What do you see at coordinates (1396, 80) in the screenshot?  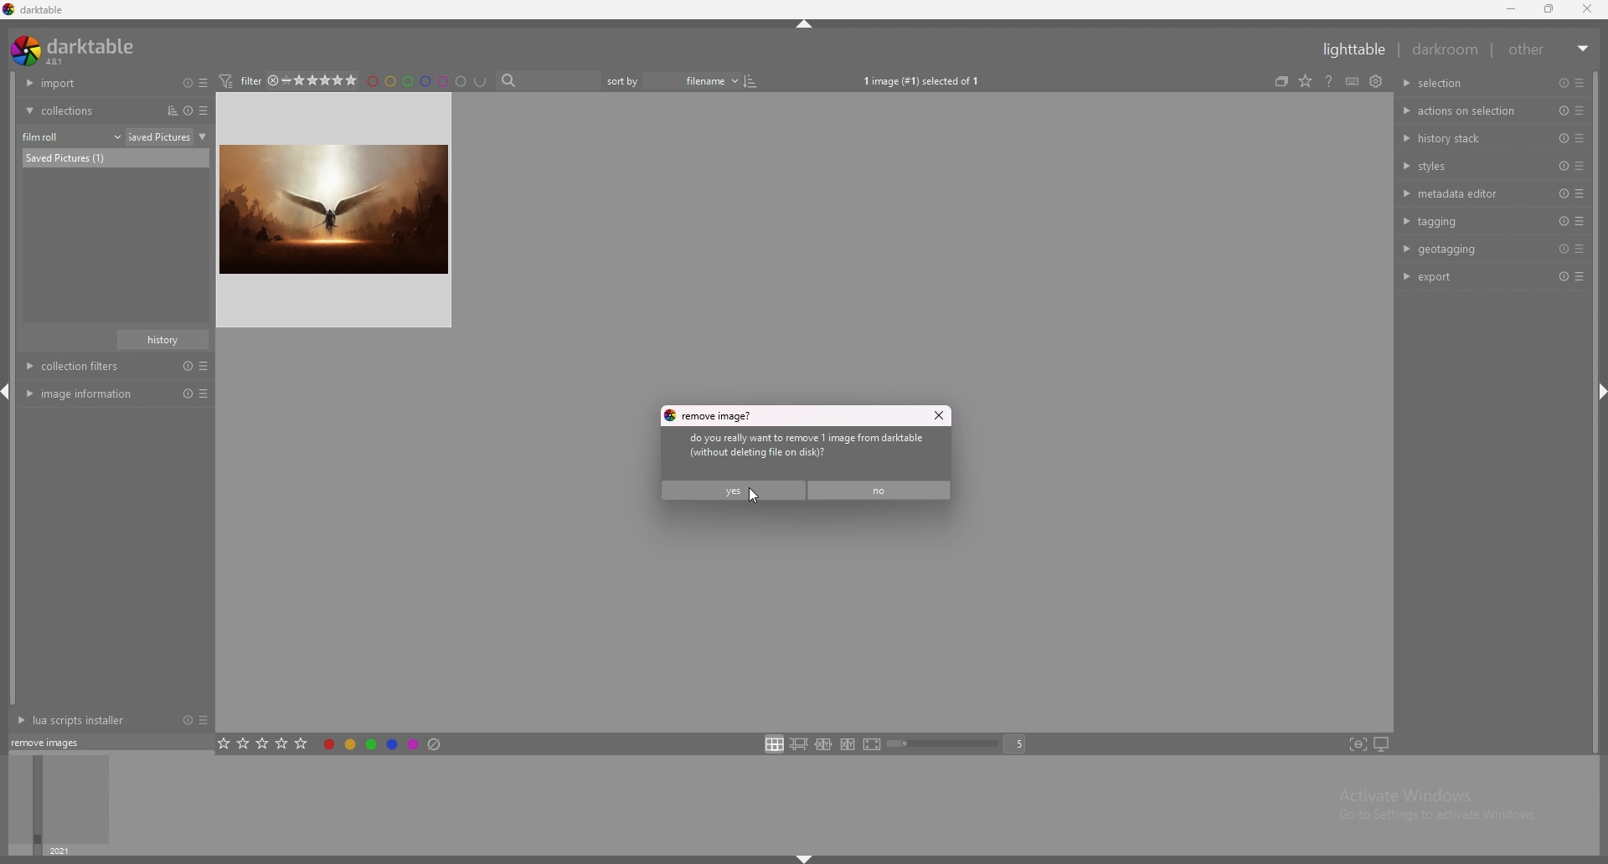 I see `show global preferences` at bounding box center [1396, 80].